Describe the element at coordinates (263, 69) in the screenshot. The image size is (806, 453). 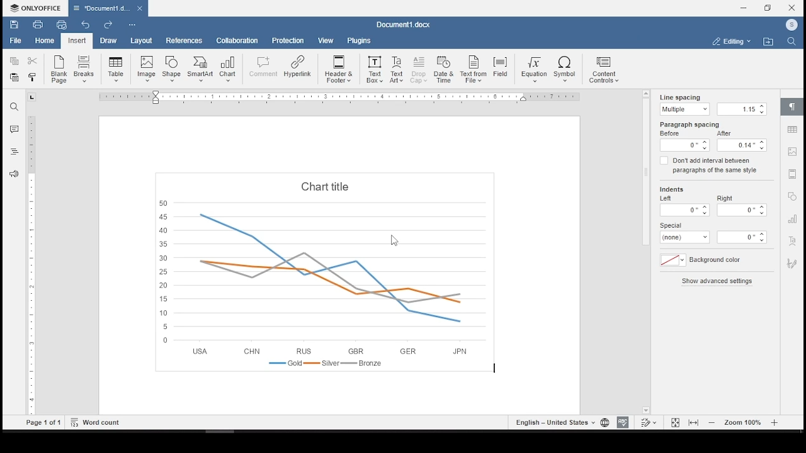
I see `comment` at that location.